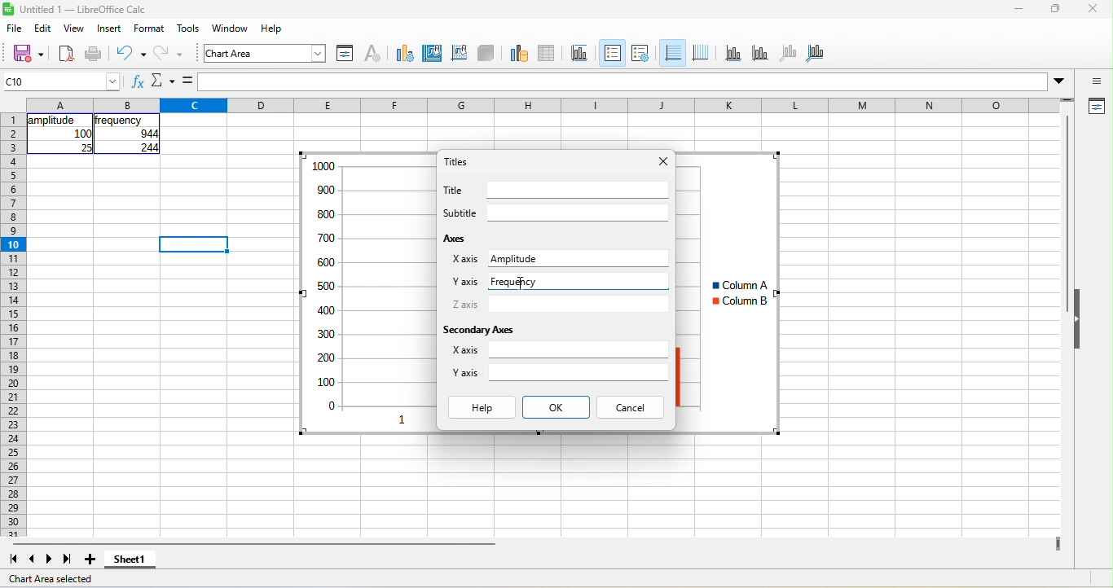 The height and width of the screenshot is (588, 1113). Describe the element at coordinates (543, 105) in the screenshot. I see `column headings` at that location.